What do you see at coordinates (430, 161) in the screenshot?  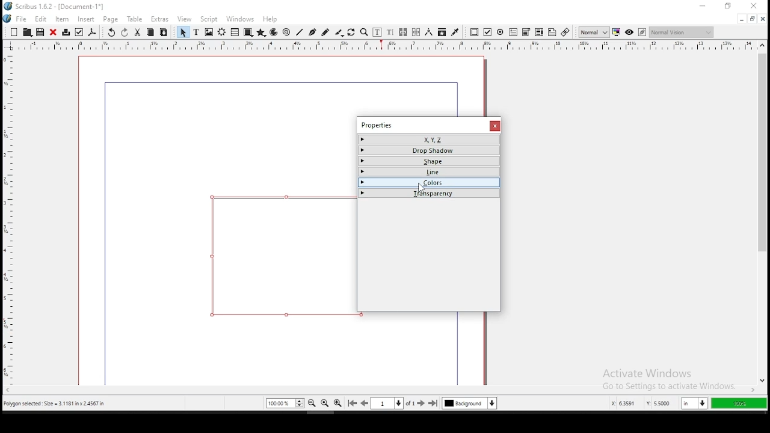 I see `shape` at bounding box center [430, 161].